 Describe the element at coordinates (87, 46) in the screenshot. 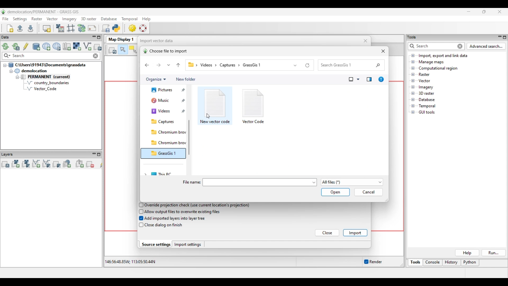

I see `Import vector data, current selection` at that location.